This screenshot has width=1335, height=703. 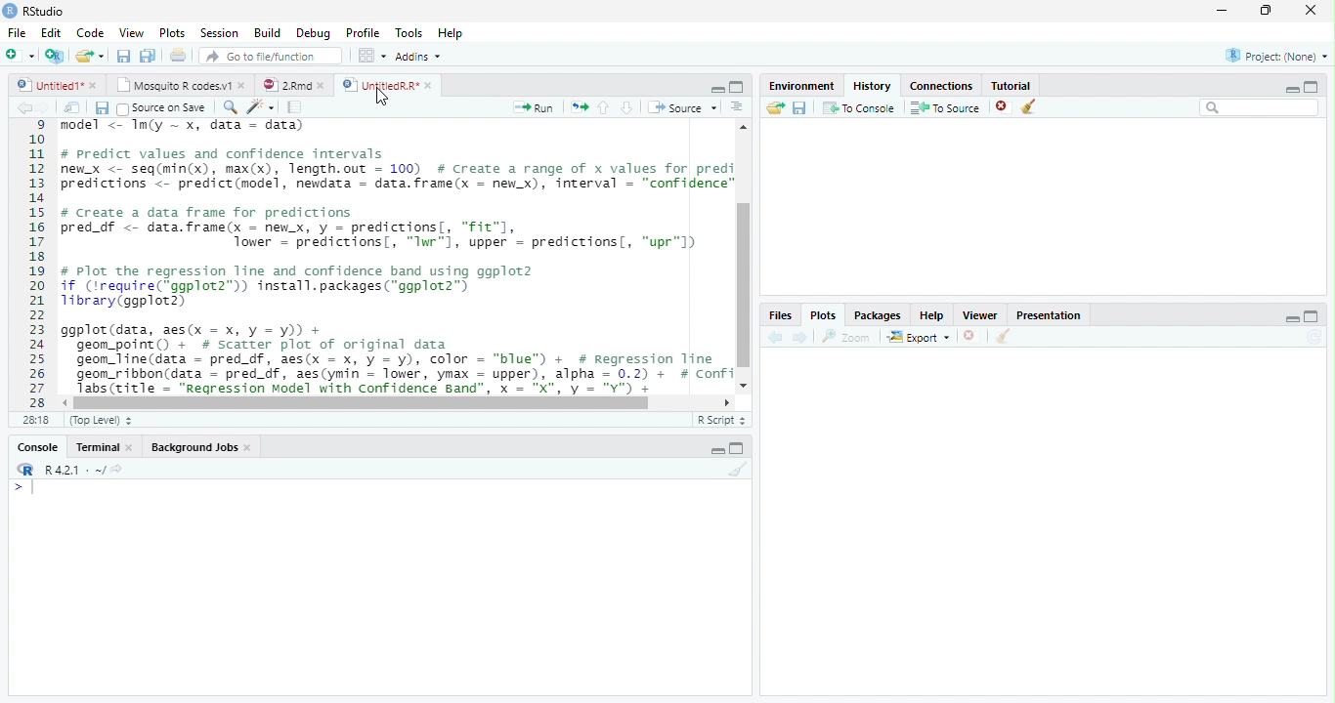 What do you see at coordinates (577, 106) in the screenshot?
I see `Move pages` at bounding box center [577, 106].